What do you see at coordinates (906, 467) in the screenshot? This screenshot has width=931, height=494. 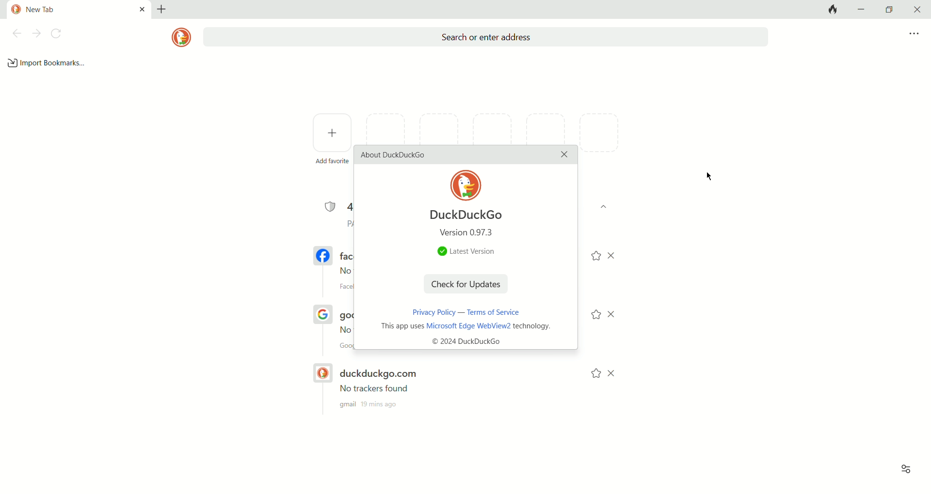 I see `view options` at bounding box center [906, 467].